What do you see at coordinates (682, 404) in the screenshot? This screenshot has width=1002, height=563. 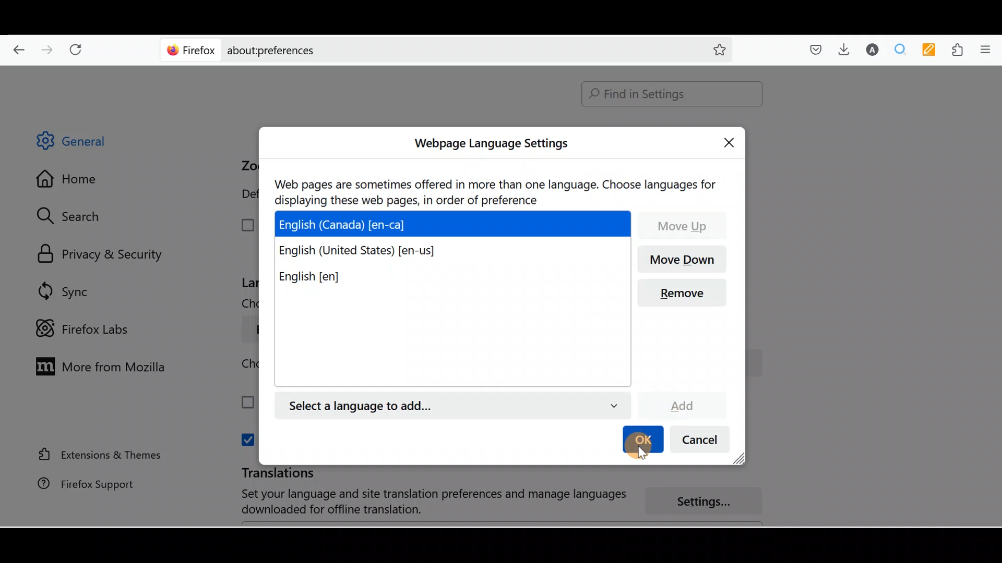 I see `Add` at bounding box center [682, 404].